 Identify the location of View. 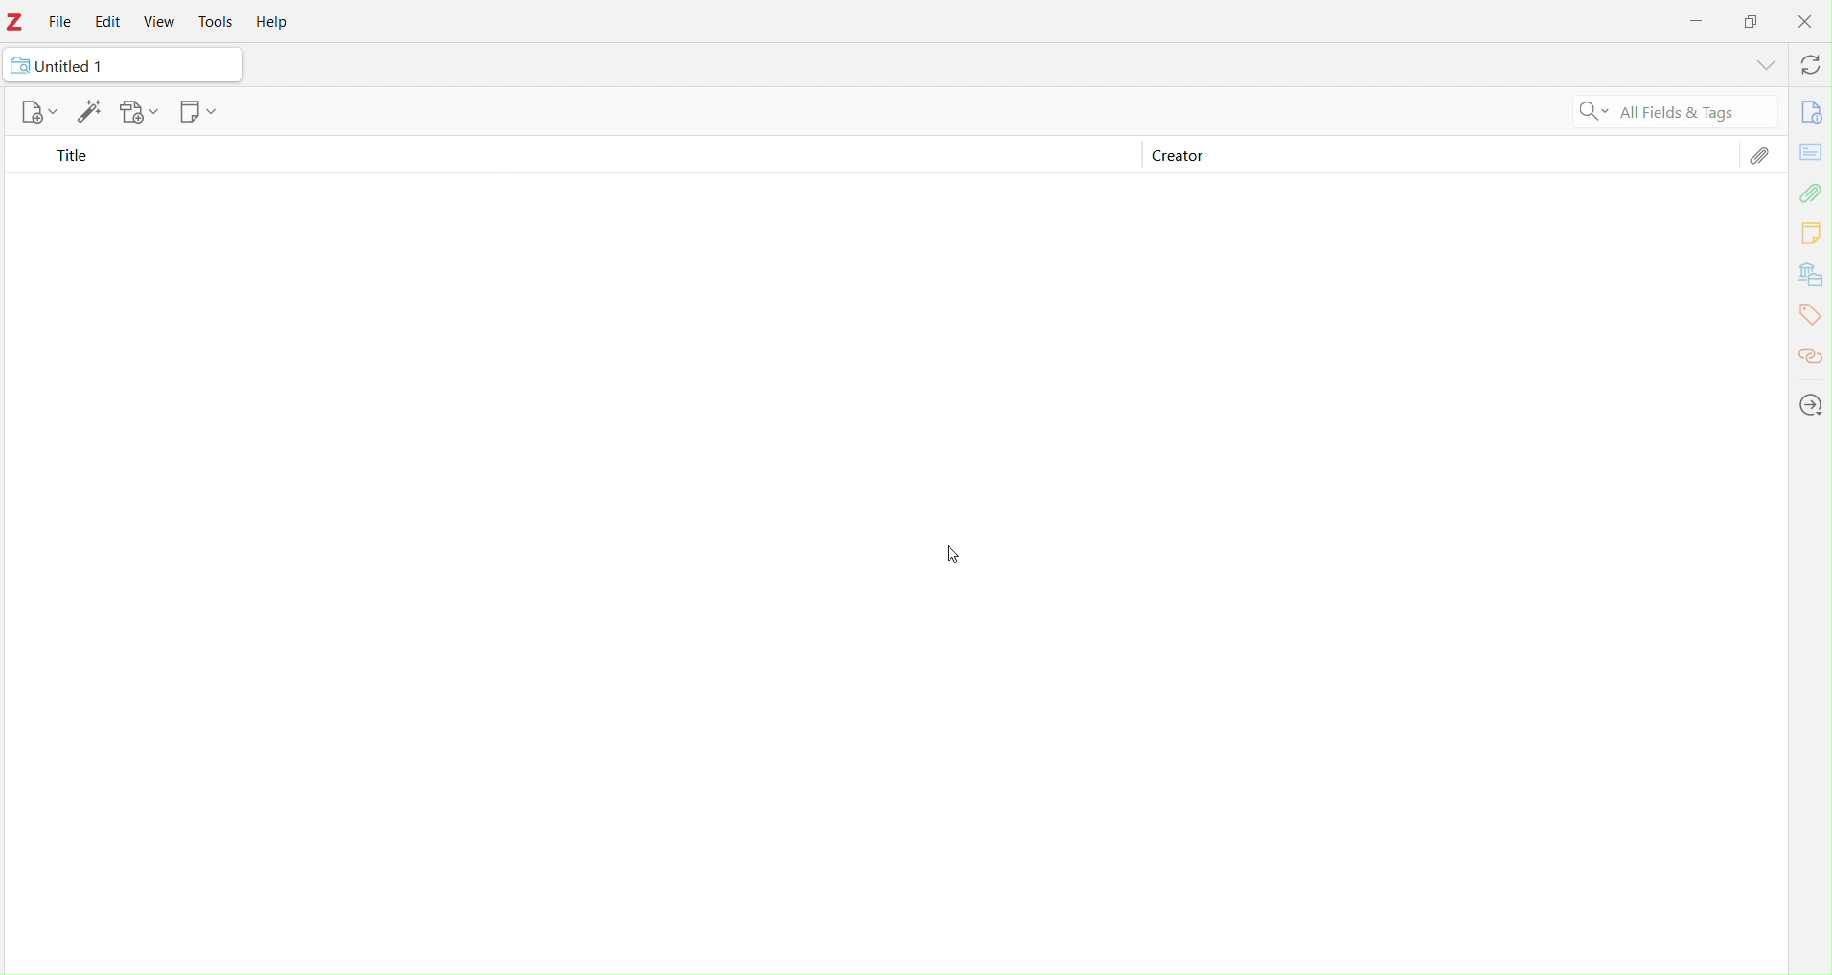
(156, 22).